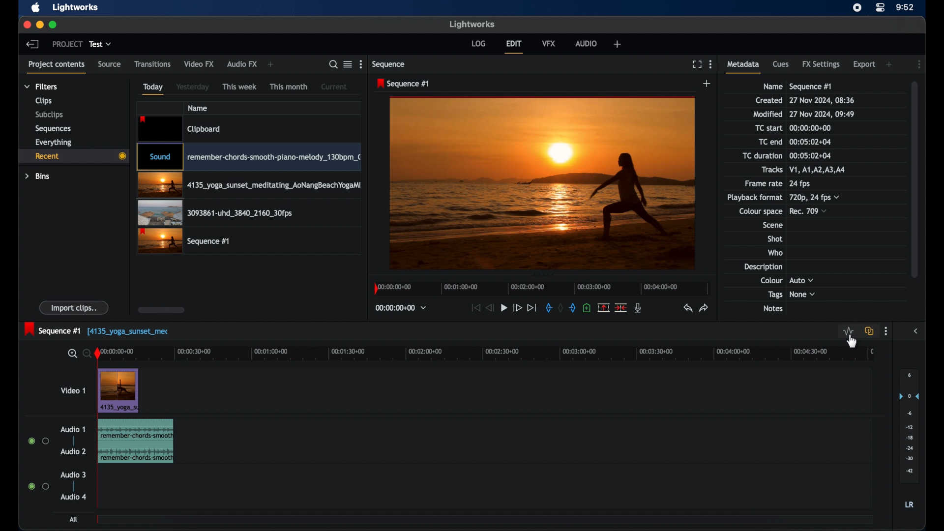  I want to click on audio 1, so click(73, 429).